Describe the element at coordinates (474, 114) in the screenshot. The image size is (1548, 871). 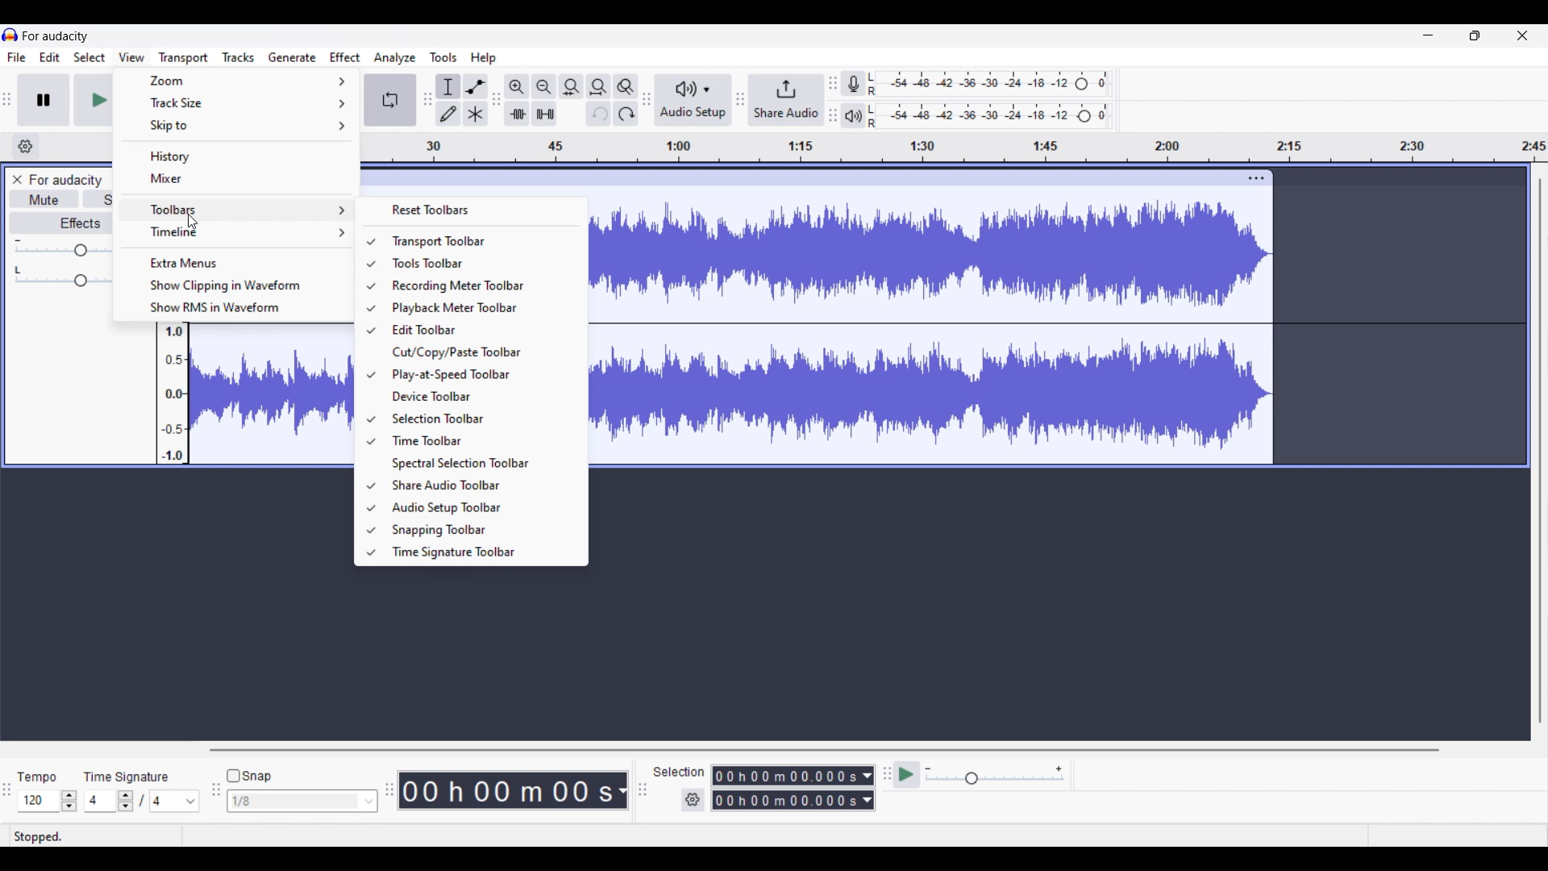
I see `Multi tool` at that location.